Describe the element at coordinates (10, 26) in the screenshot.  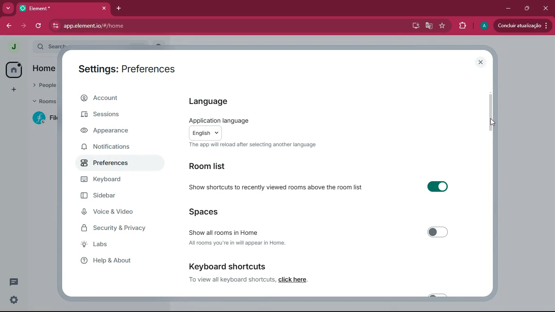
I see `back` at that location.